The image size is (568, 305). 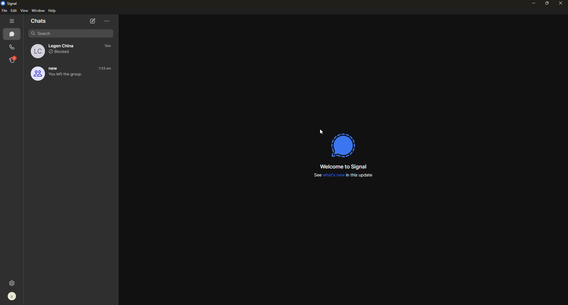 I want to click on new chat, so click(x=92, y=21).